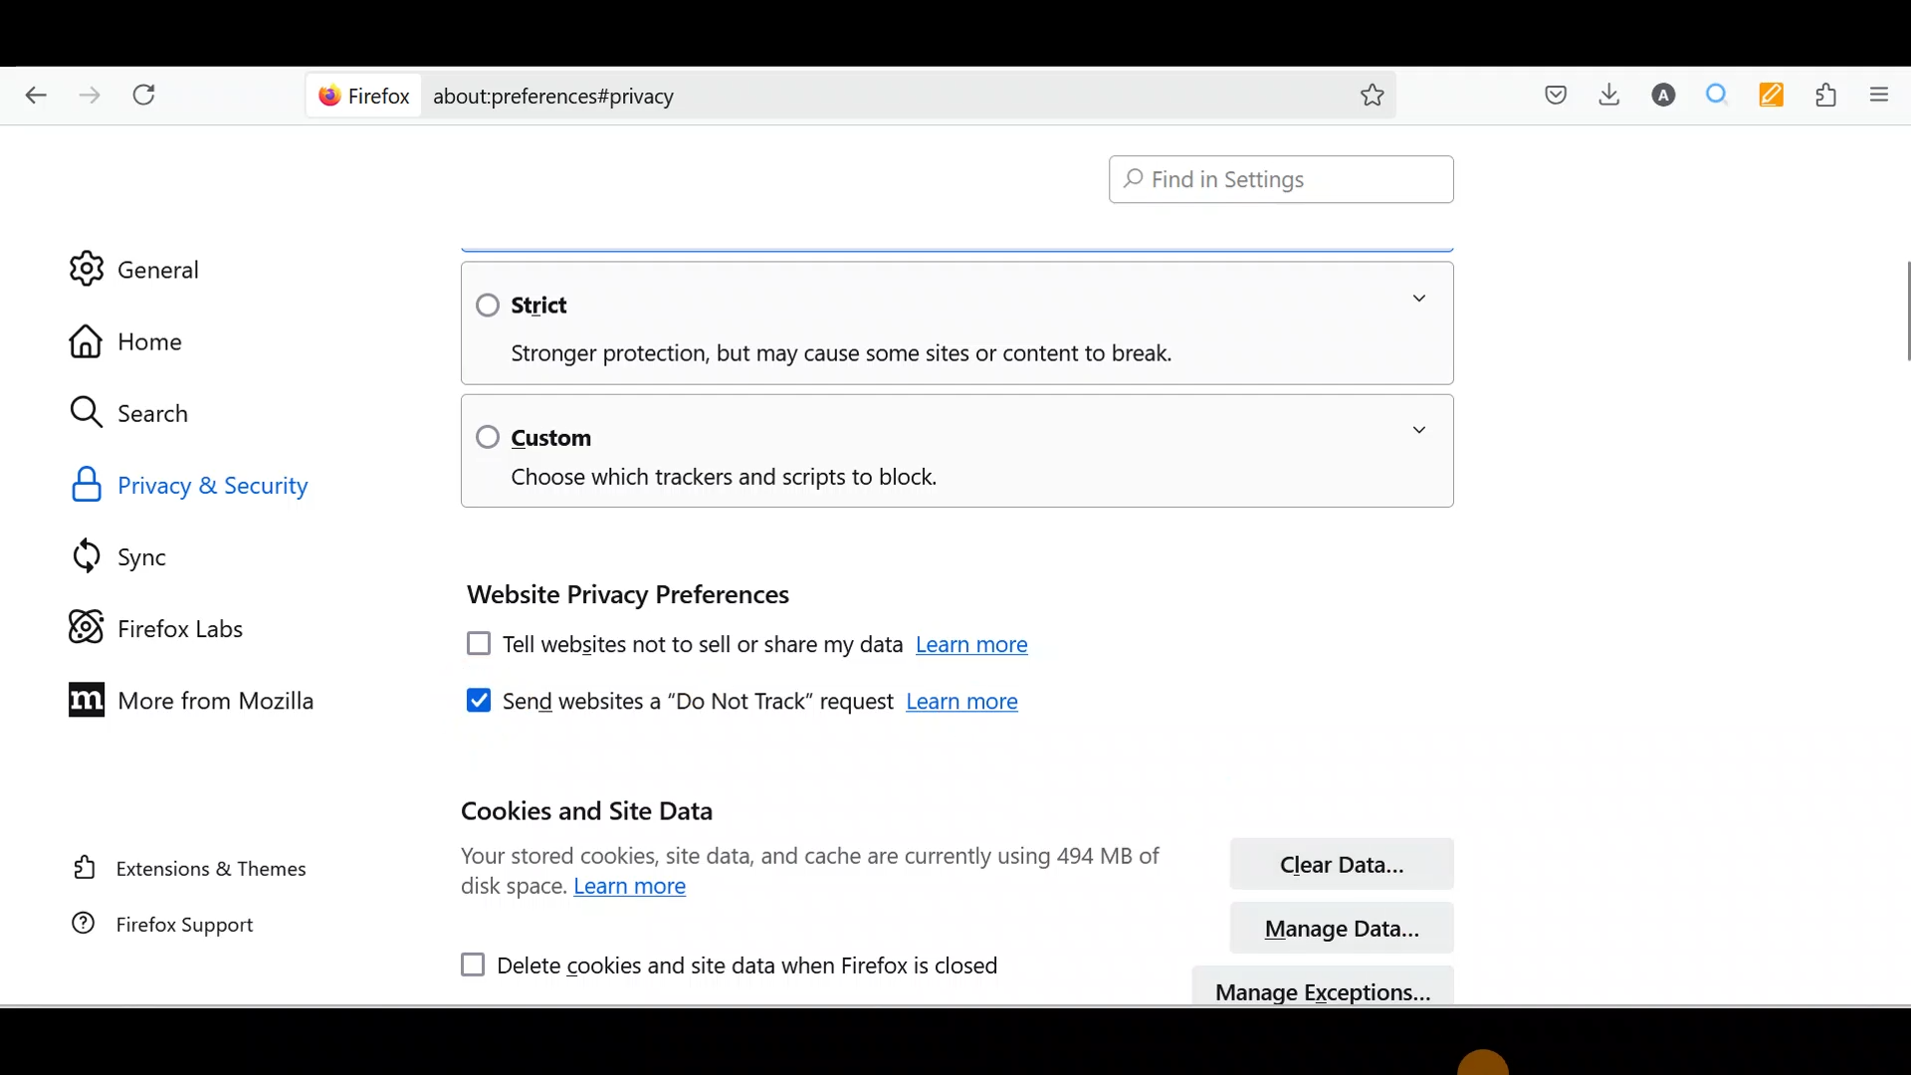 This screenshot has width=1911, height=1075. What do you see at coordinates (1419, 299) in the screenshot?
I see `expand` at bounding box center [1419, 299].